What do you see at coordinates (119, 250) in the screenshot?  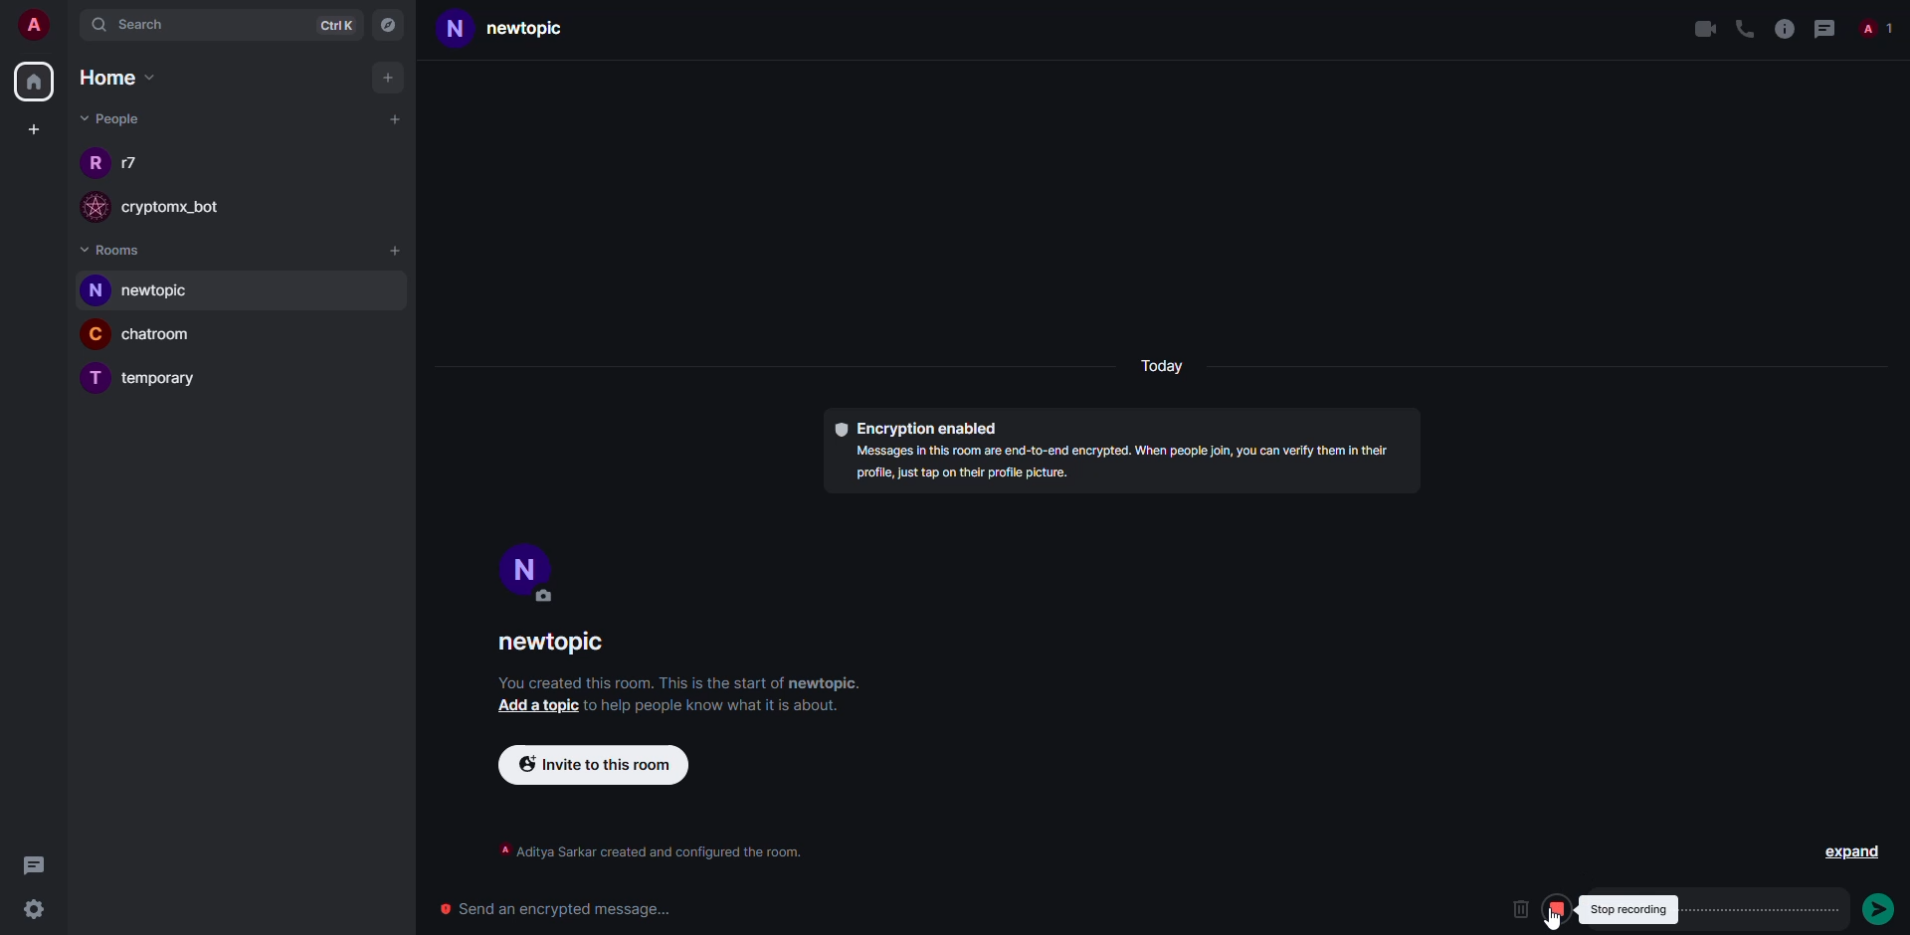 I see `rooms` at bounding box center [119, 250].